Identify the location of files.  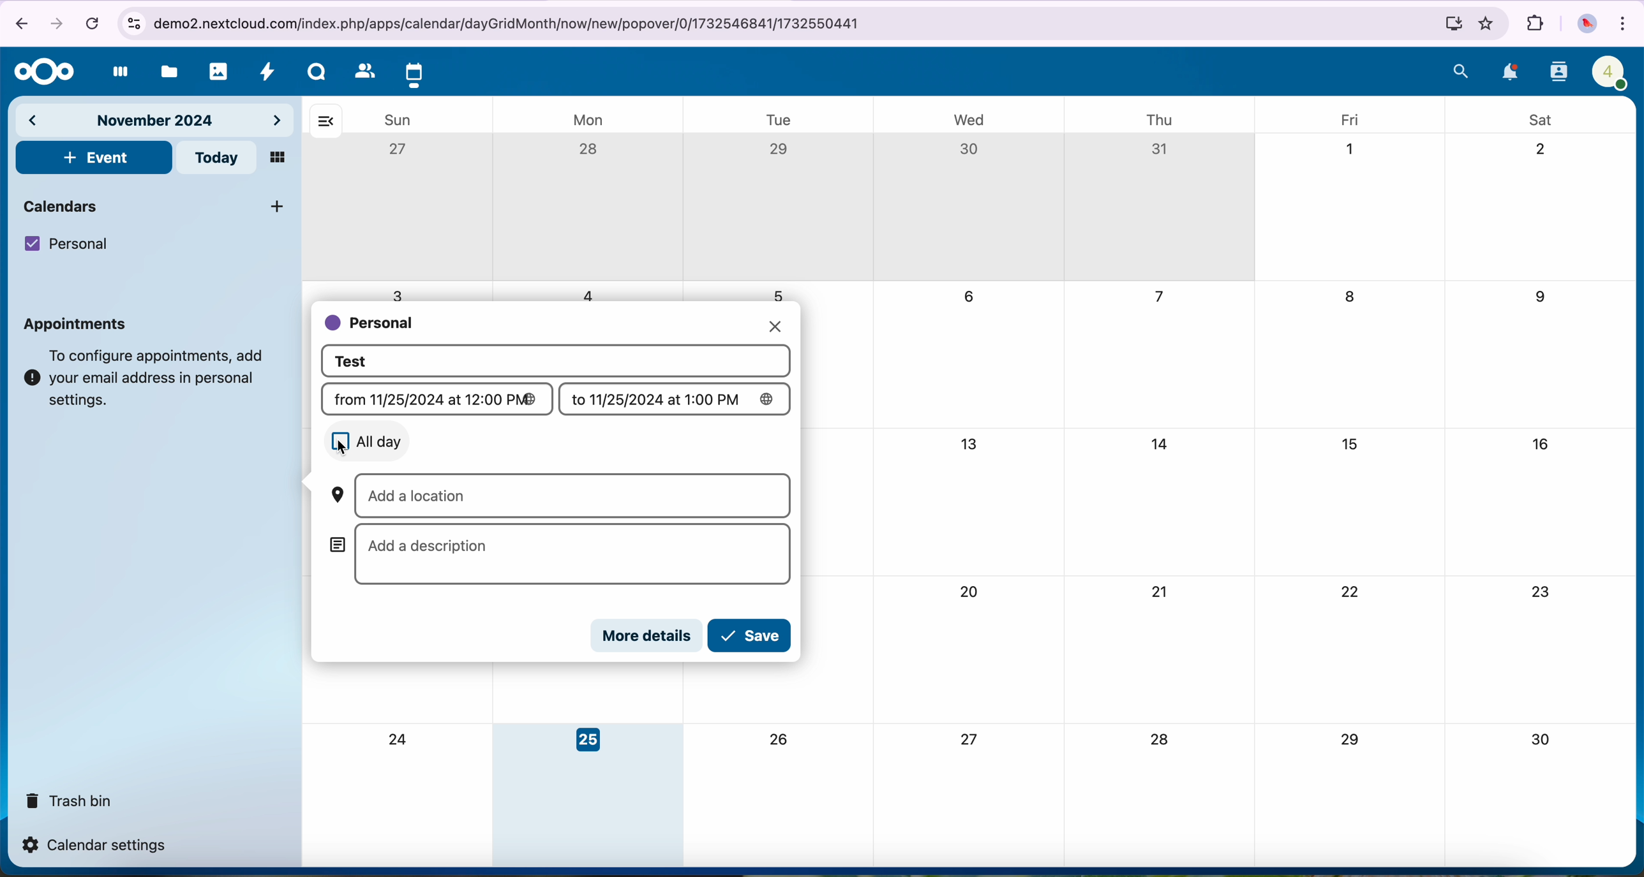
(167, 71).